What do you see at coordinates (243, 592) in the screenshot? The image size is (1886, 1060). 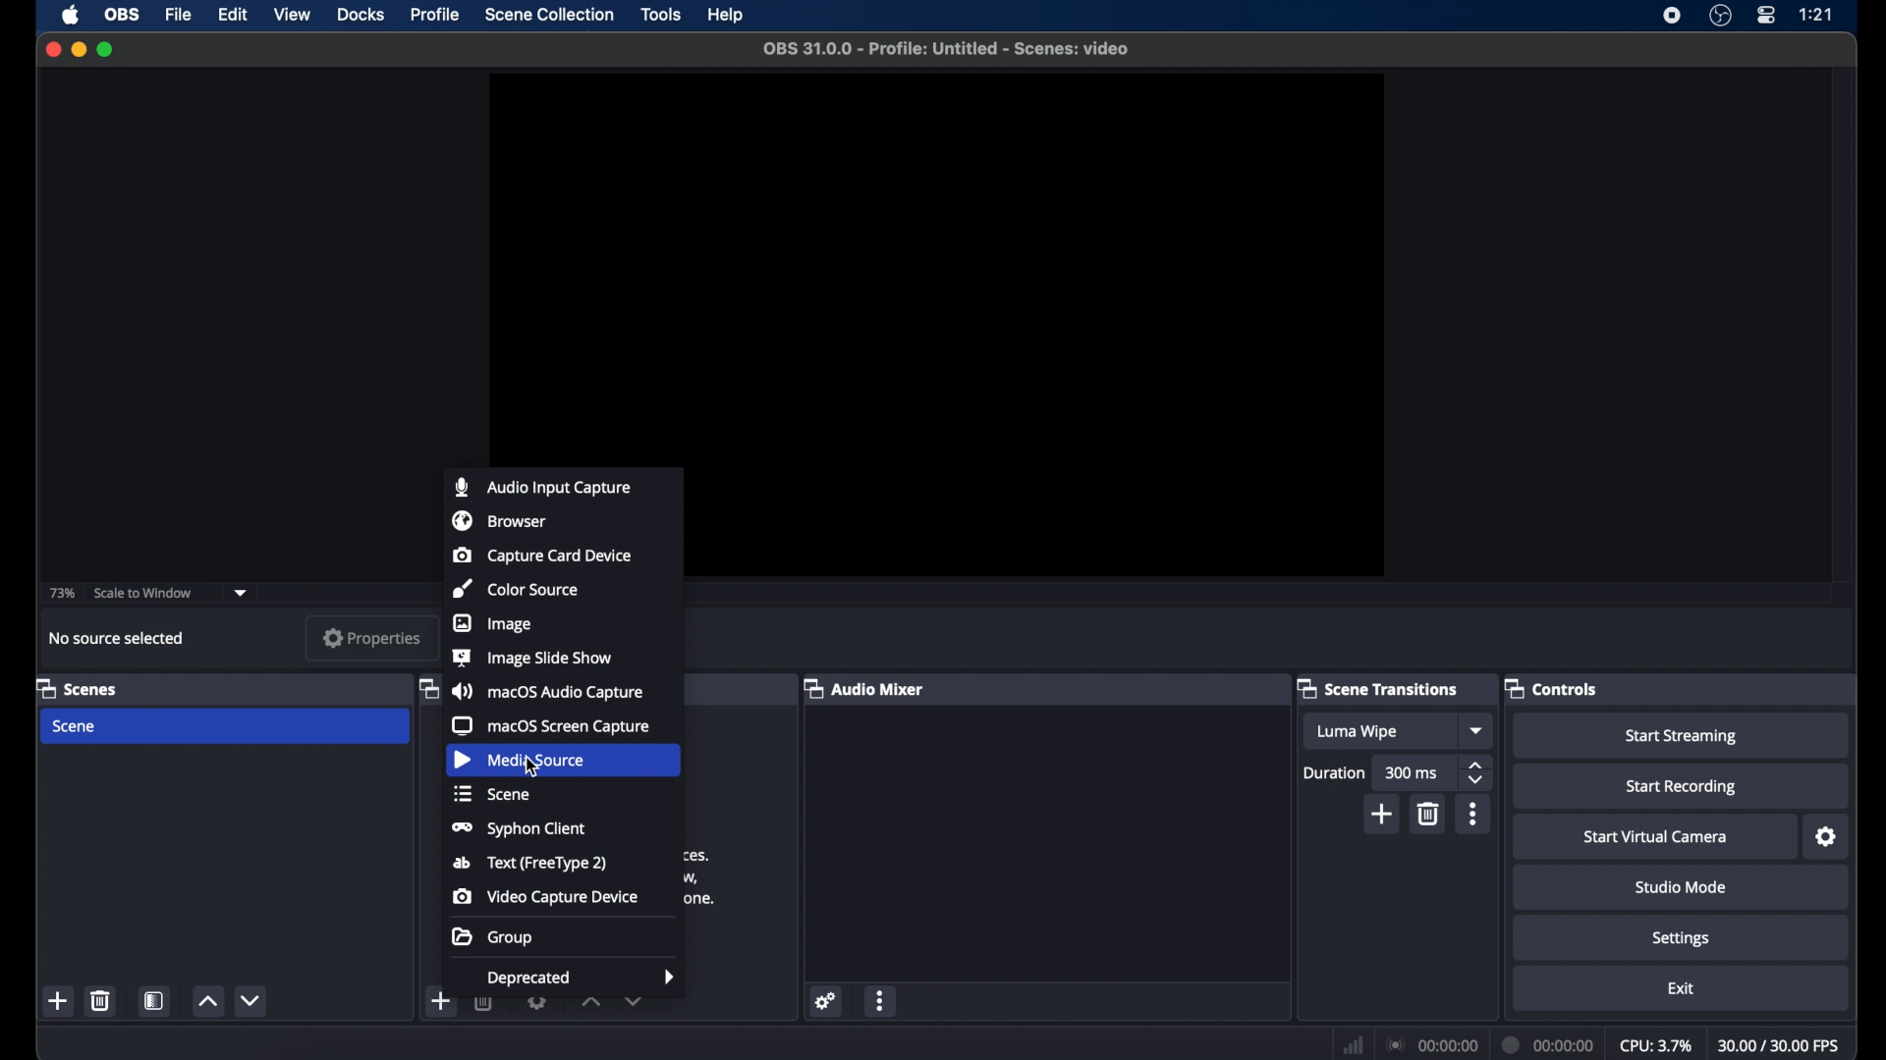 I see `dropdown` at bounding box center [243, 592].